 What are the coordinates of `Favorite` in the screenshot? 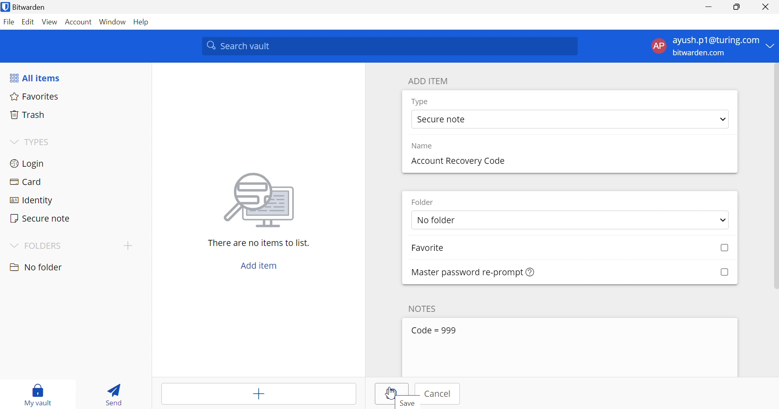 It's located at (436, 249).